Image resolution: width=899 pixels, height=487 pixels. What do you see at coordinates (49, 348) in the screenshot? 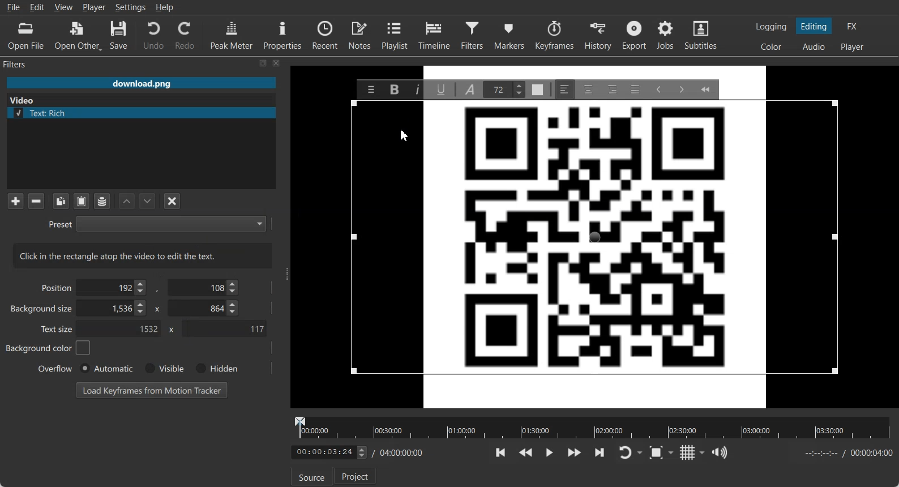
I see `Background color` at bounding box center [49, 348].